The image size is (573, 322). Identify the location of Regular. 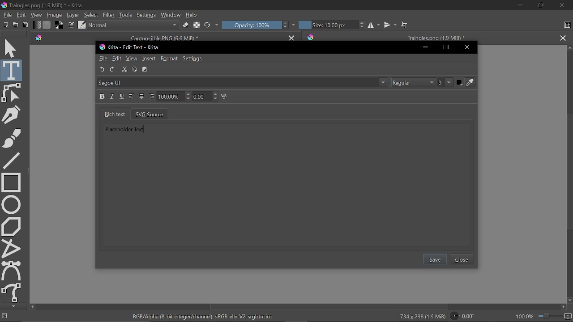
(413, 83).